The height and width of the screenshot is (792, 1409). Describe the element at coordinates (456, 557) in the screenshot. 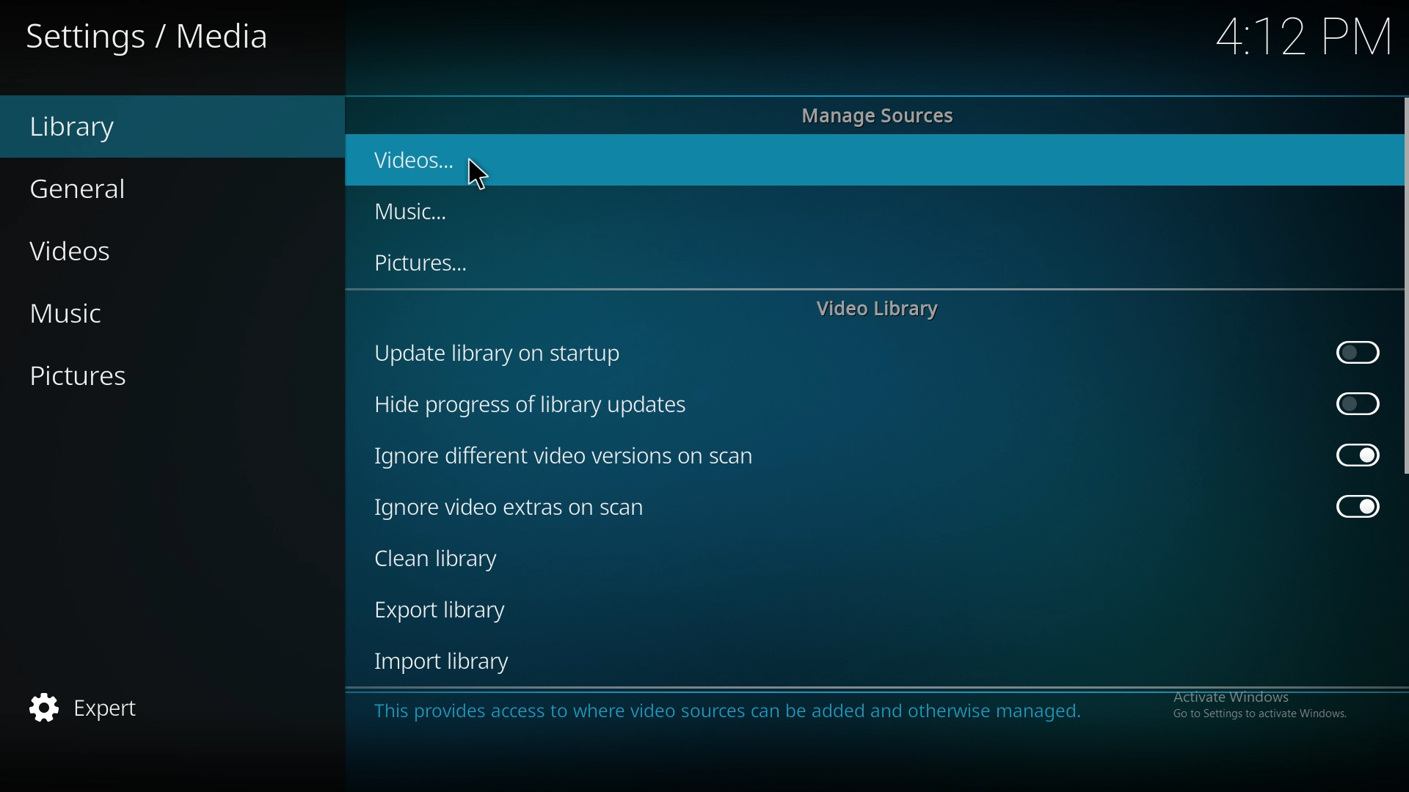

I see `clean library` at that location.